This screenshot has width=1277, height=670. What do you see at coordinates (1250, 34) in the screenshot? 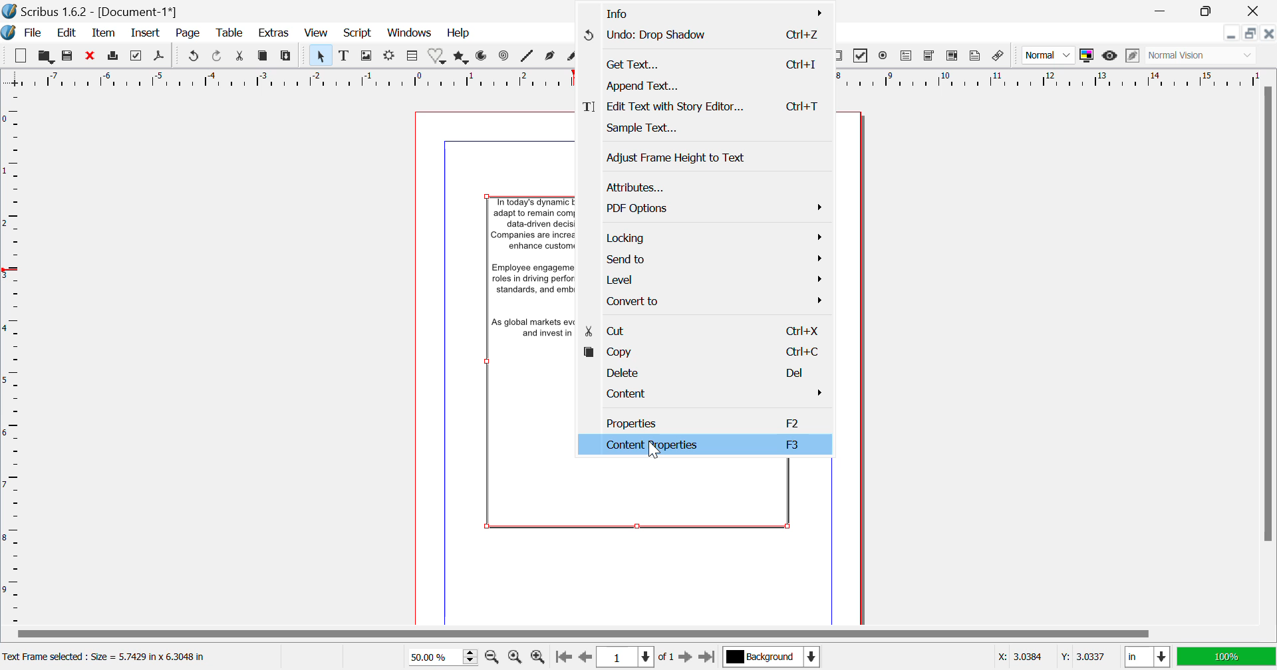
I see `Minimize` at bounding box center [1250, 34].